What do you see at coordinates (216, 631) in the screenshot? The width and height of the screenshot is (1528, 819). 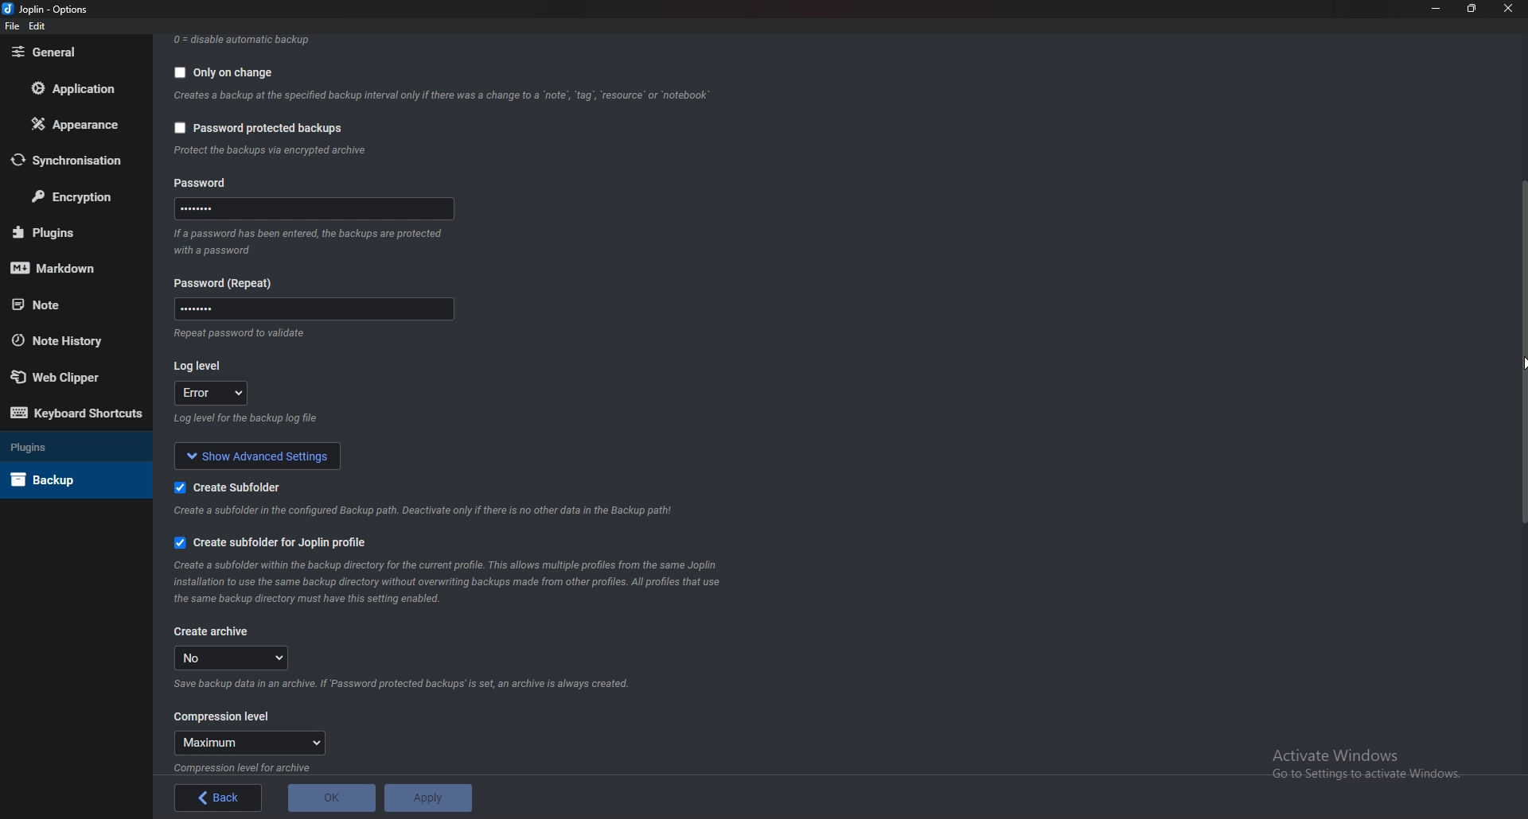 I see `Create archive` at bounding box center [216, 631].